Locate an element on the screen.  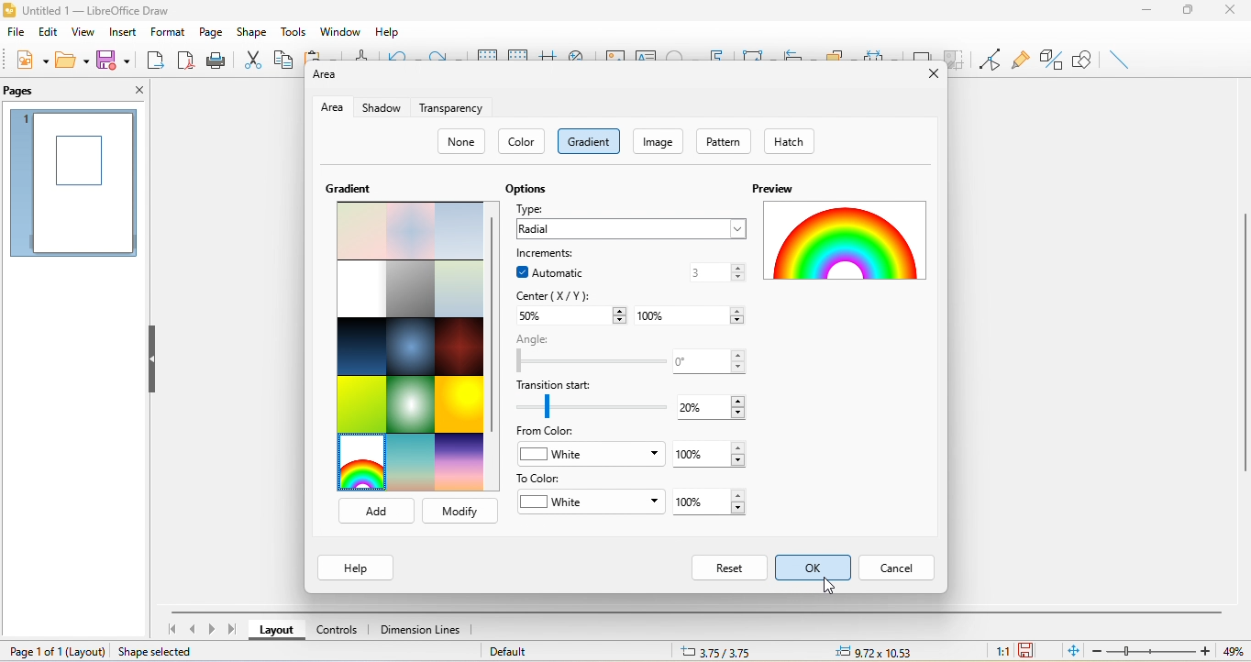
close is located at coordinates (1231, 15).